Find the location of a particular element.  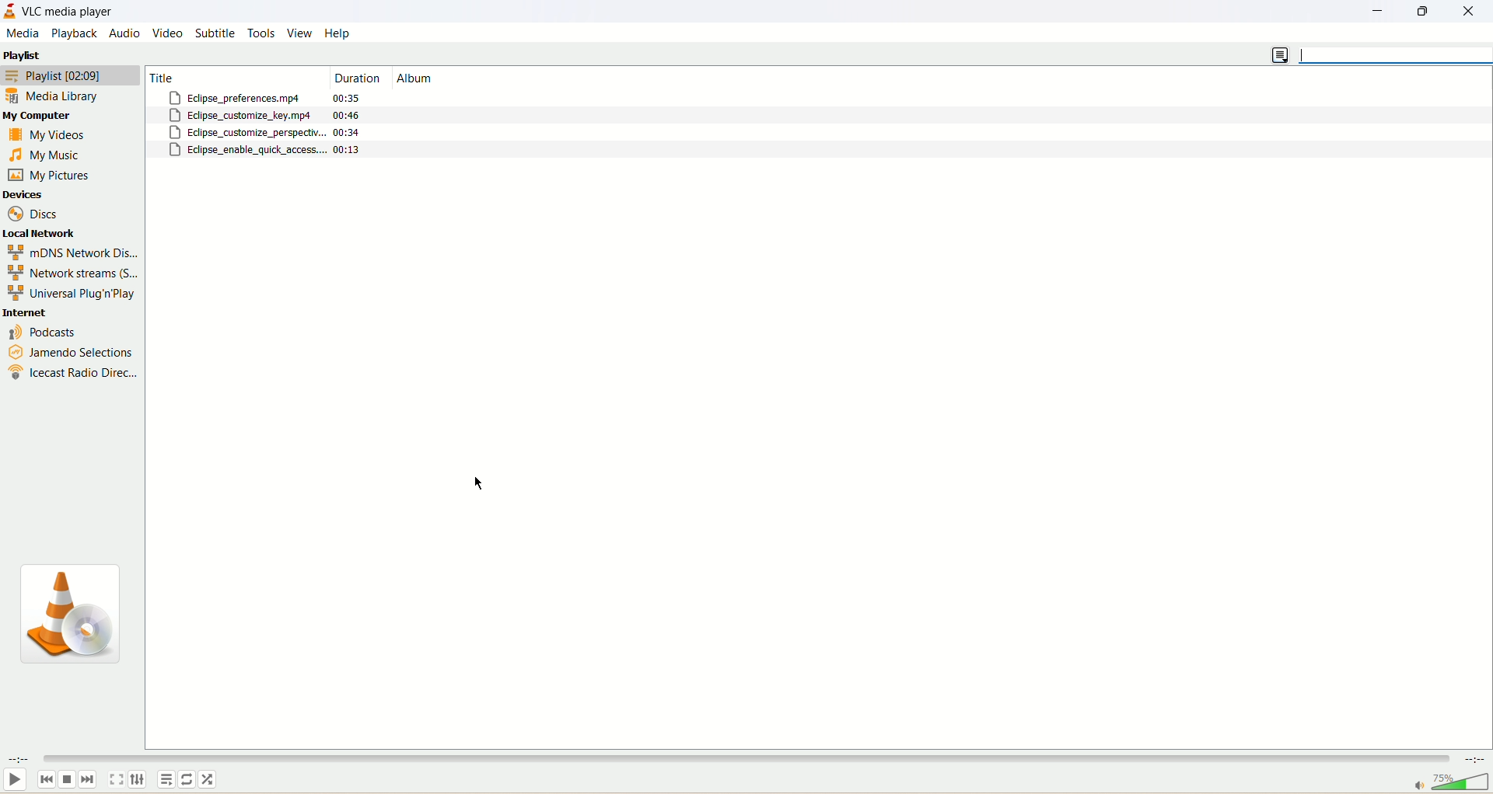

Jamendo selections is located at coordinates (69, 352).